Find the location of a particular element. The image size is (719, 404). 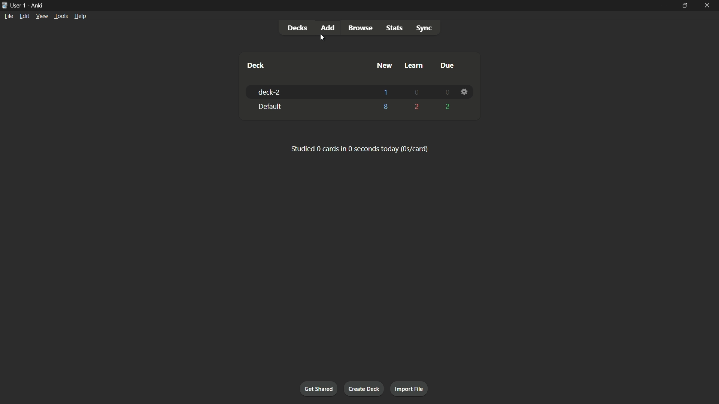

import file is located at coordinates (410, 389).